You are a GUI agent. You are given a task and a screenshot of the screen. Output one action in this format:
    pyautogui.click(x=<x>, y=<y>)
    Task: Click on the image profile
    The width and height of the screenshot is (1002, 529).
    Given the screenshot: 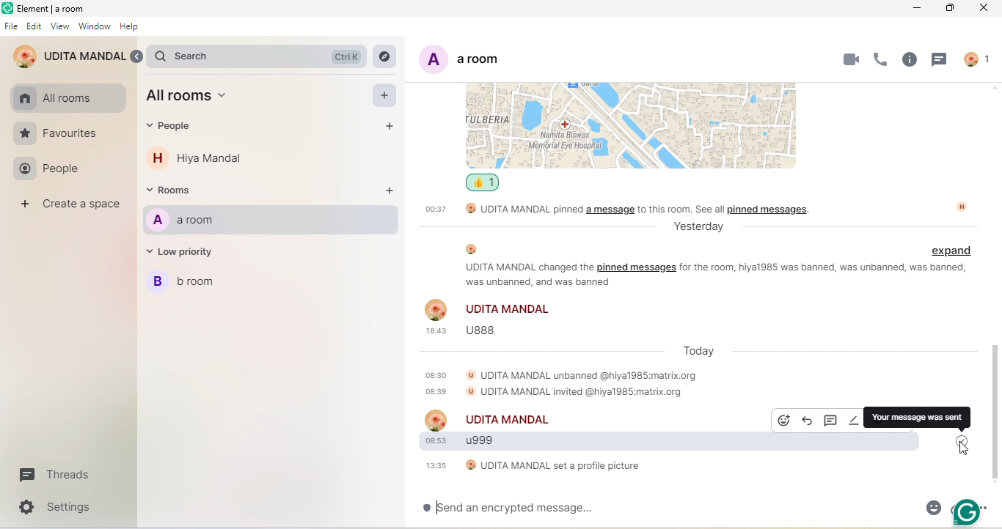 What is the action you would take?
    pyautogui.click(x=962, y=207)
    